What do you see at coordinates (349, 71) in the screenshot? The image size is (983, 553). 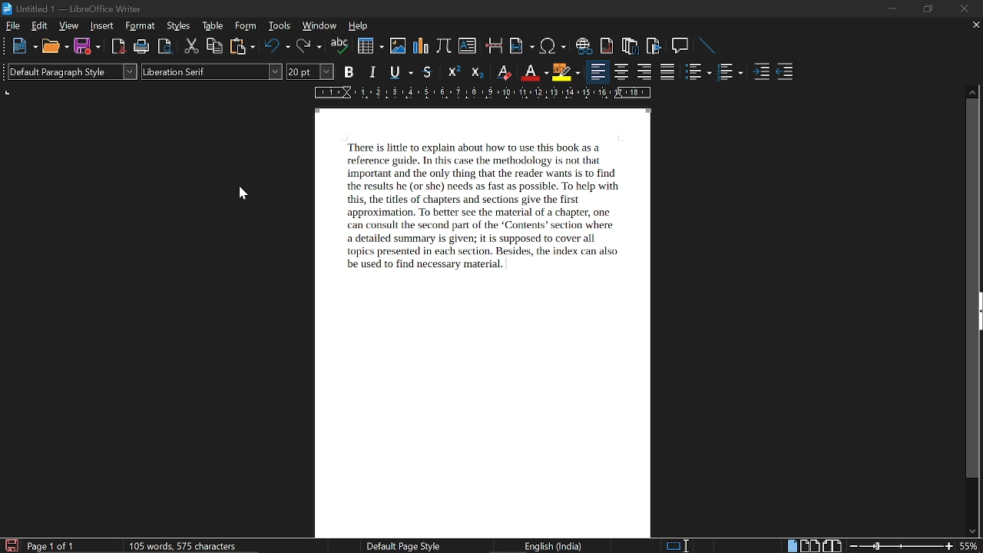 I see `bold` at bounding box center [349, 71].